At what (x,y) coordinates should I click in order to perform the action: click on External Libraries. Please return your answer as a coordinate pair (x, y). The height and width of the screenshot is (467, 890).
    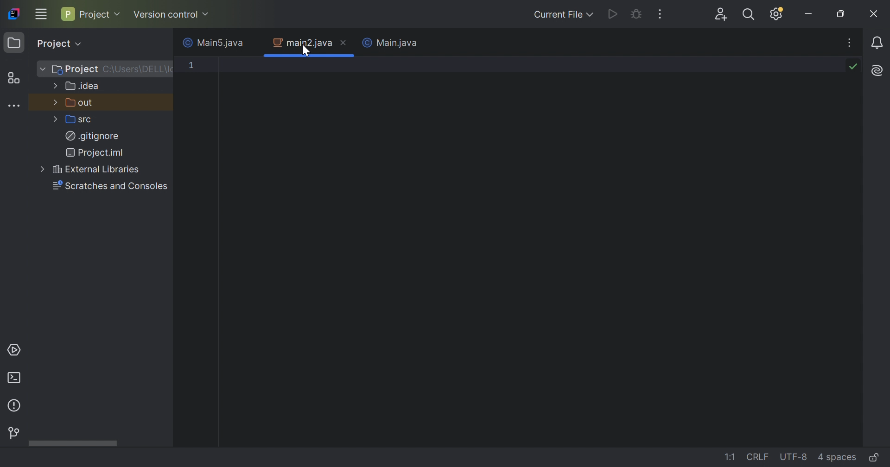
    Looking at the image, I should click on (97, 170).